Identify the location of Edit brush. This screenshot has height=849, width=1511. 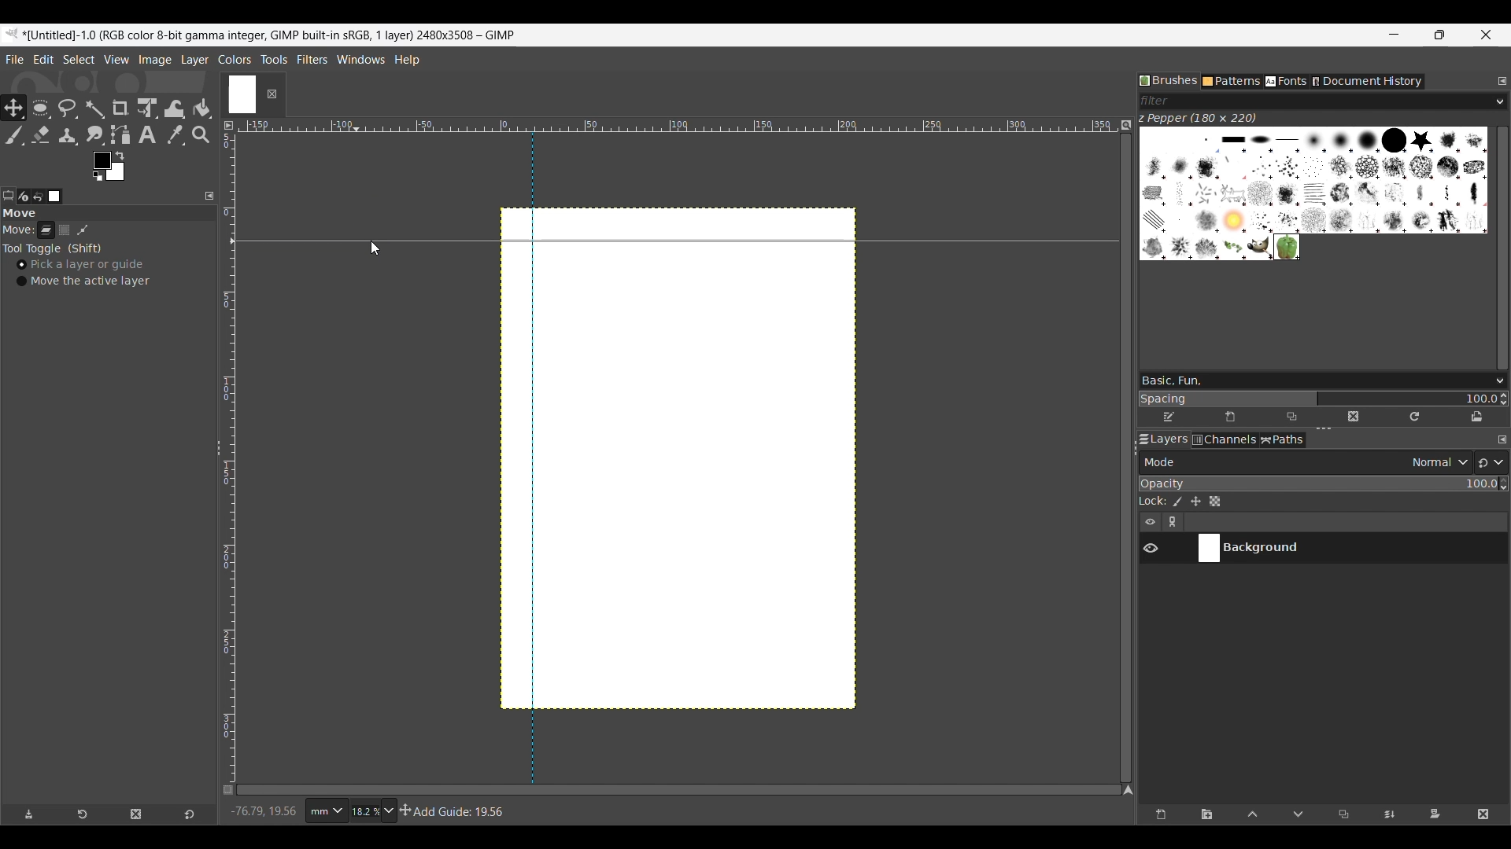
(1169, 414).